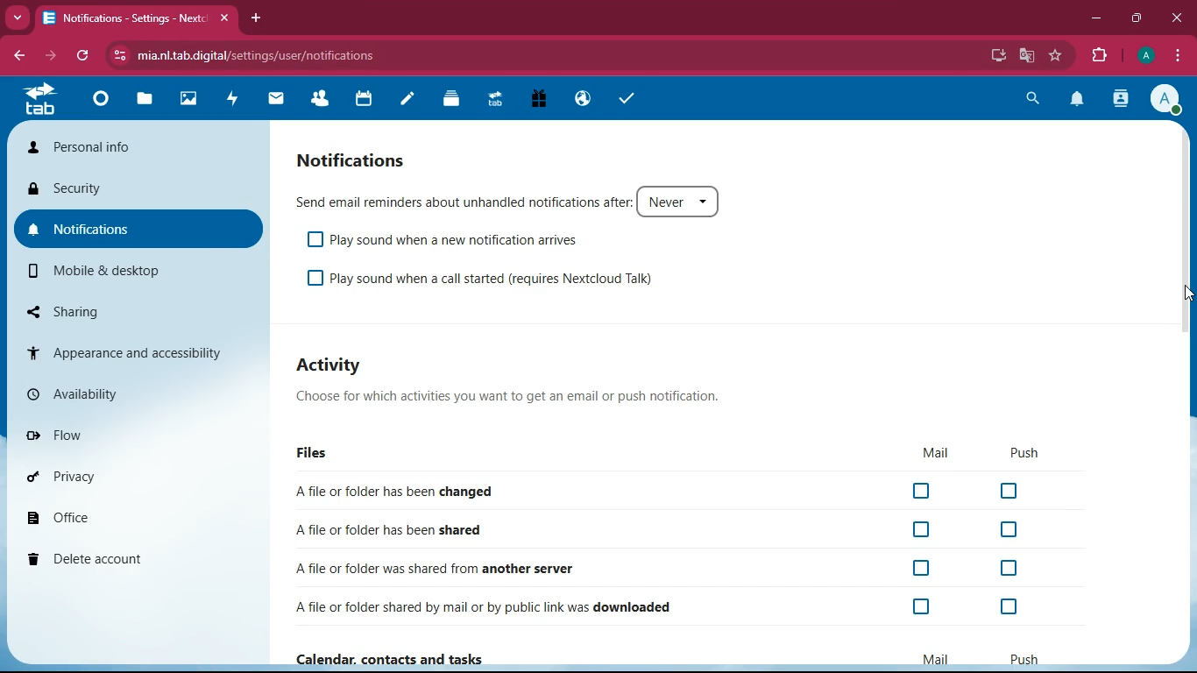 This screenshot has height=673, width=1197. Describe the element at coordinates (934, 449) in the screenshot. I see `mail` at that location.